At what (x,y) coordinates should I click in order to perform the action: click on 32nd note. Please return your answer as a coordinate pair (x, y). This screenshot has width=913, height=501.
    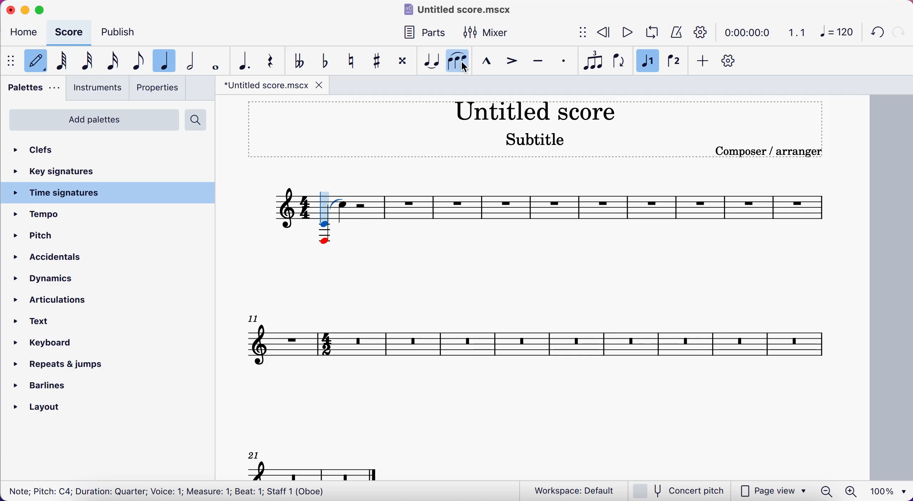
    Looking at the image, I should click on (88, 62).